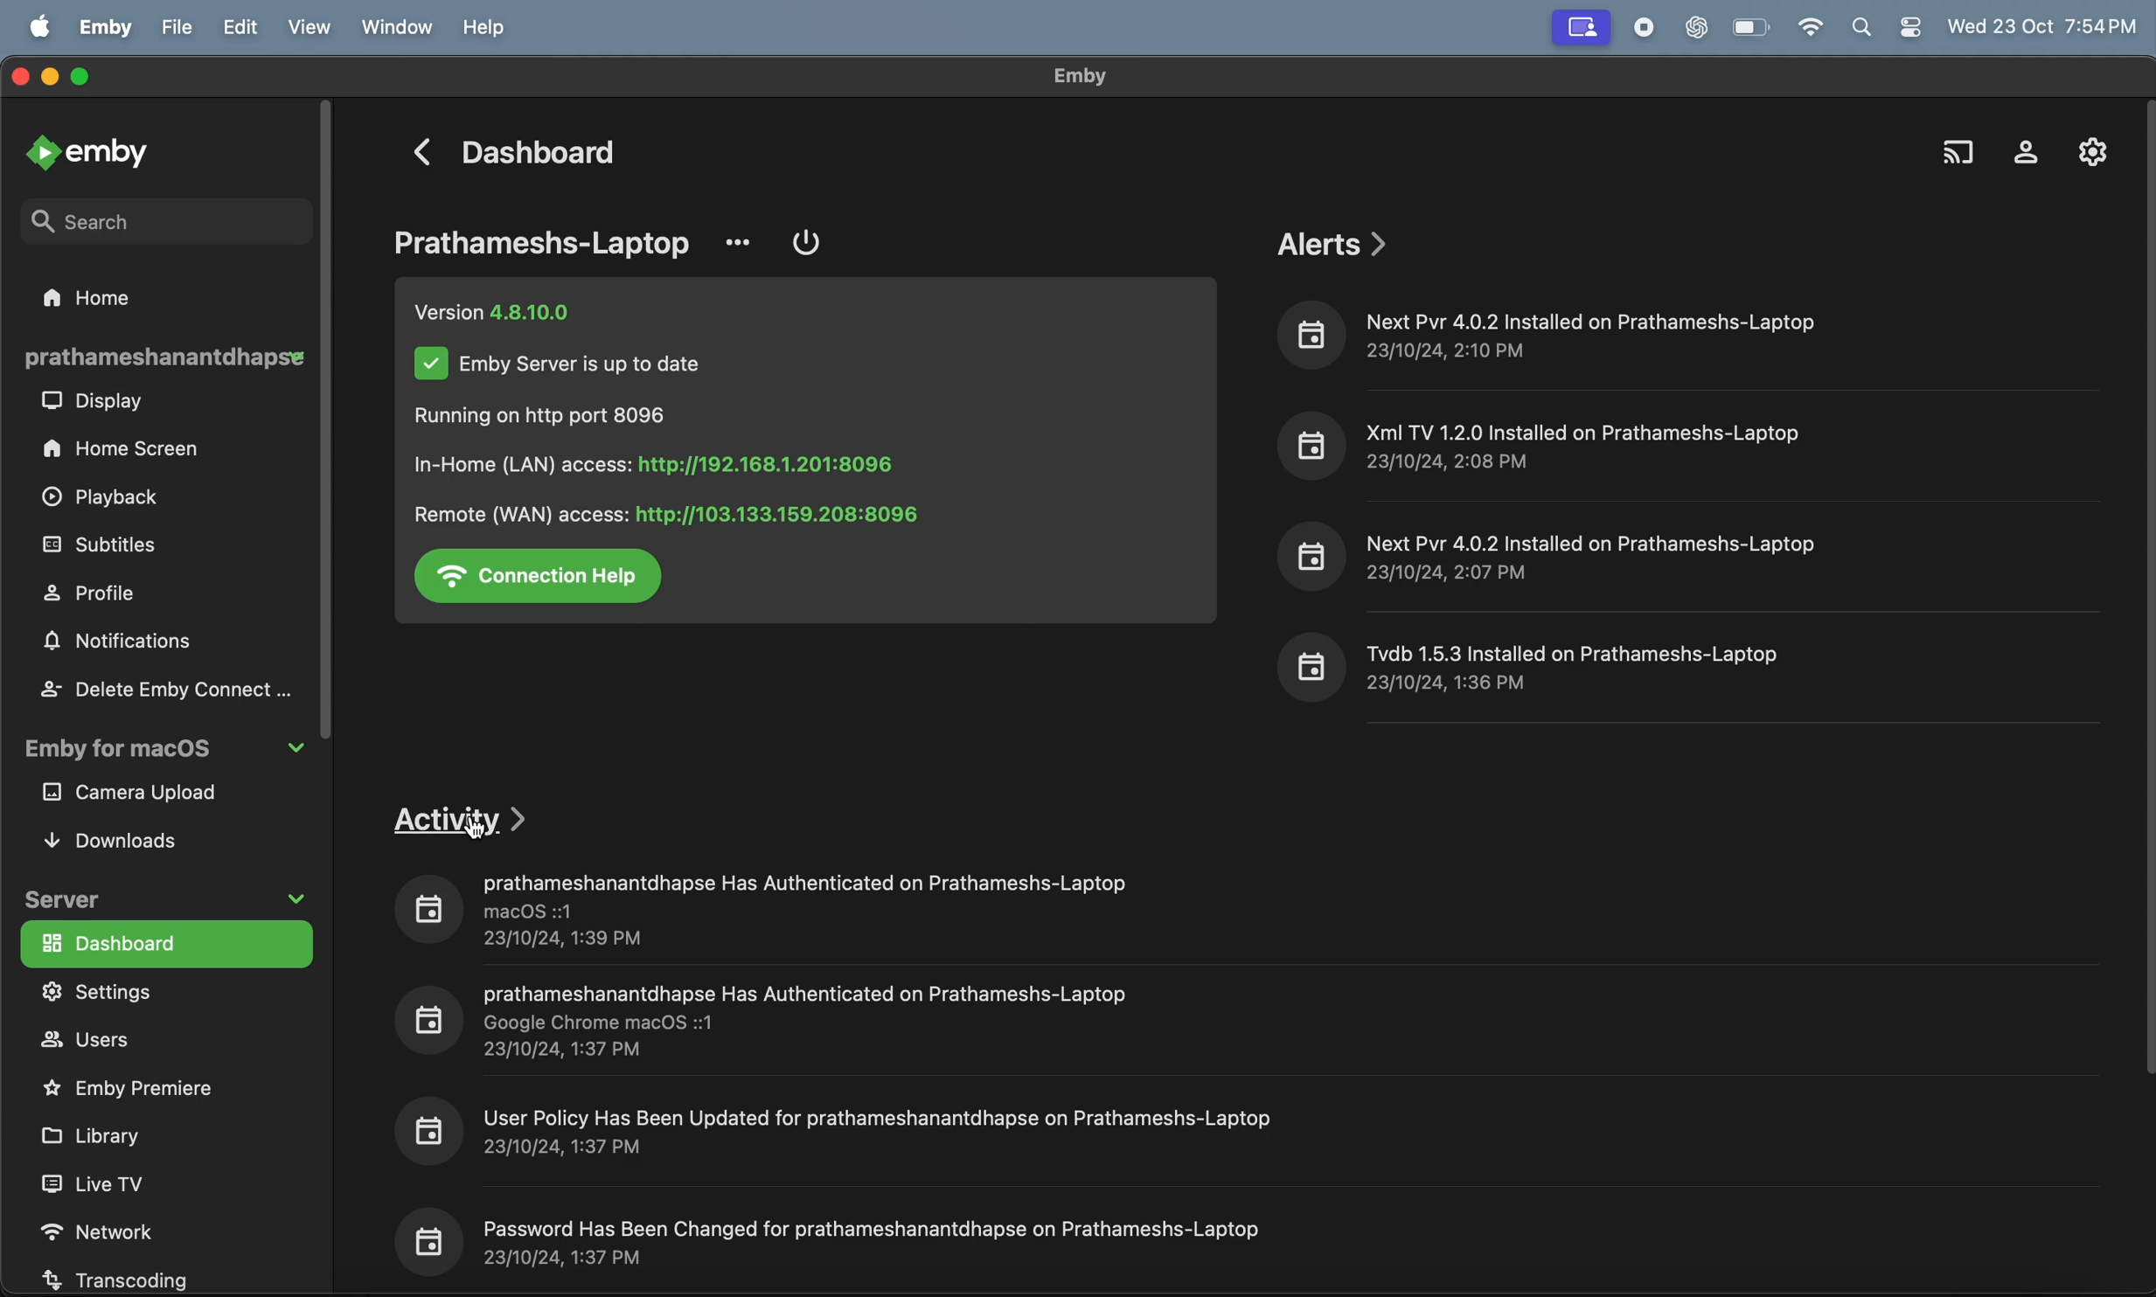 This screenshot has height=1297, width=2156. Describe the element at coordinates (138, 1276) in the screenshot. I see `transcoding` at that location.